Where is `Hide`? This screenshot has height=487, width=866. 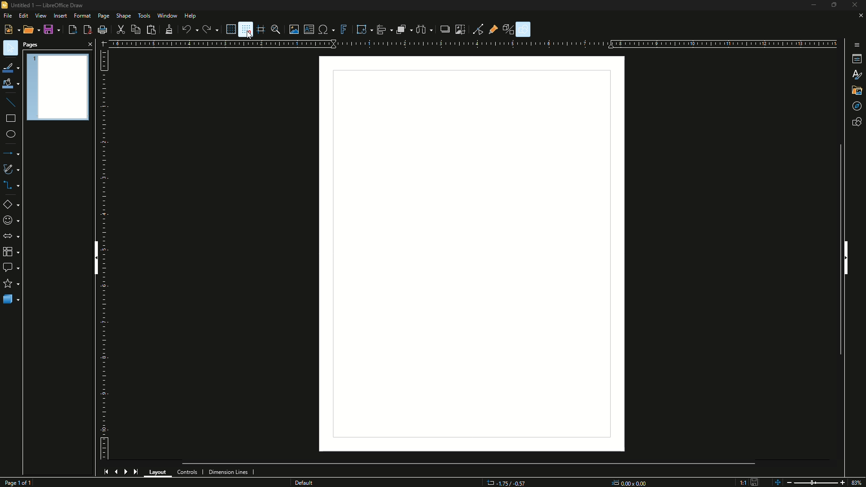
Hide is located at coordinates (95, 256).